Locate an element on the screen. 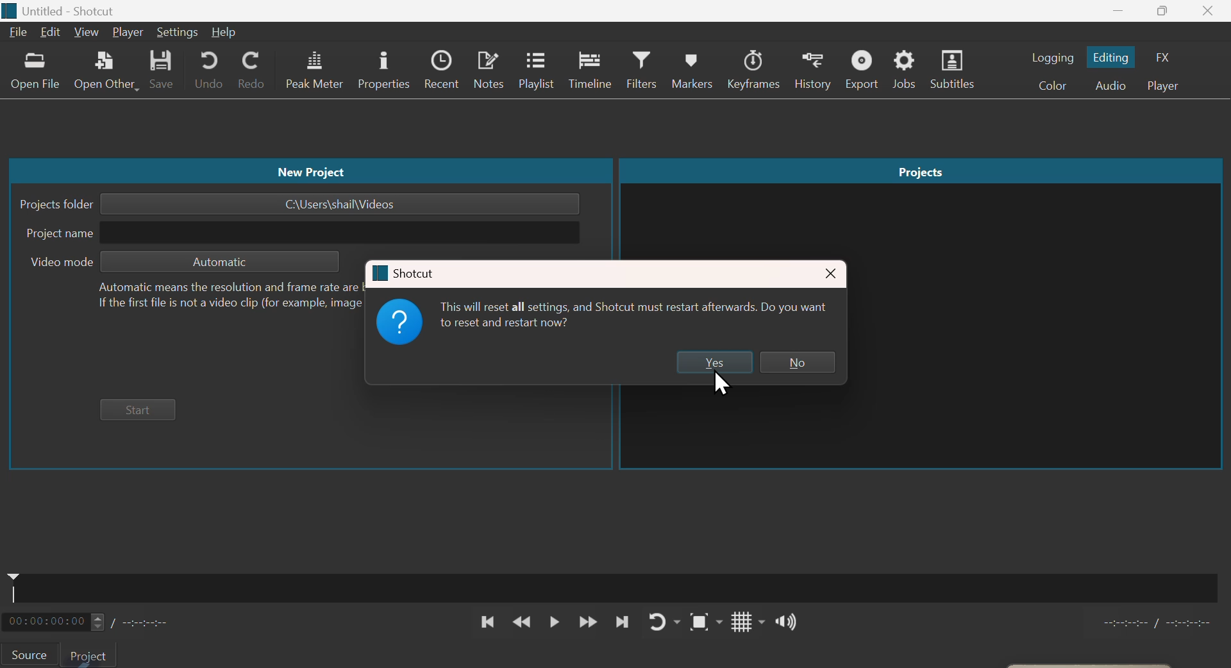 The height and width of the screenshot is (668, 1231). Player is located at coordinates (128, 32).